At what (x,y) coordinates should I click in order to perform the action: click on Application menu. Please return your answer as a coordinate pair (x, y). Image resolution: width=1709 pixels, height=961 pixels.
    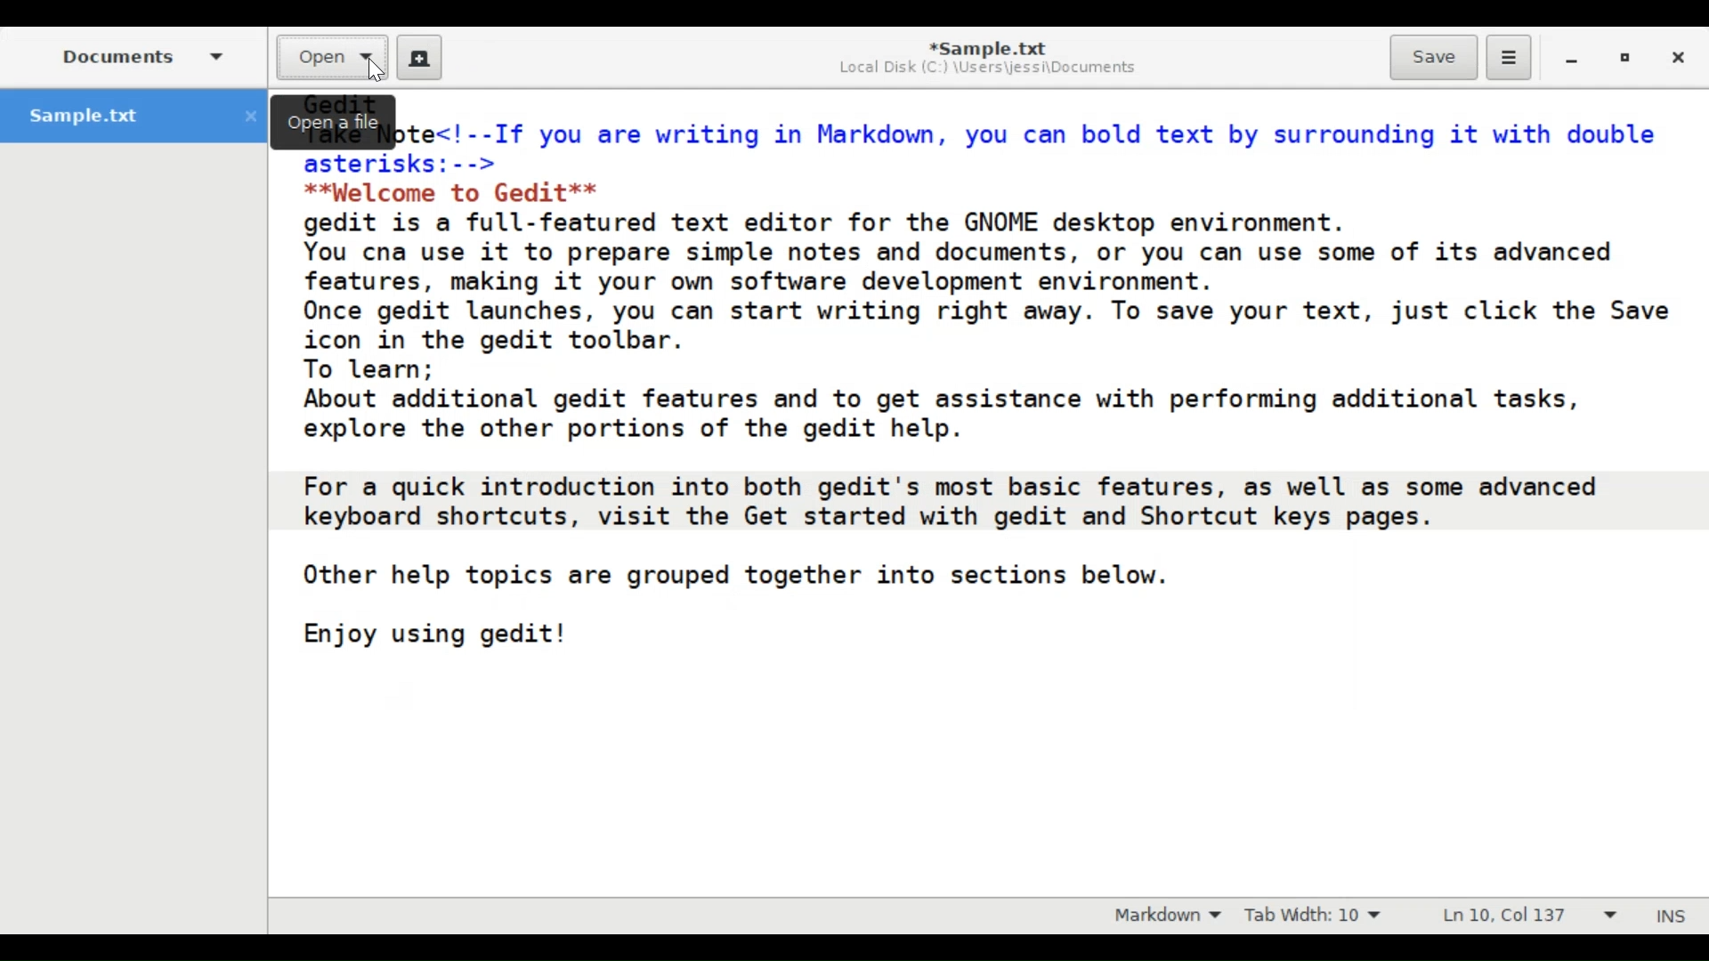
    Looking at the image, I should click on (1509, 58).